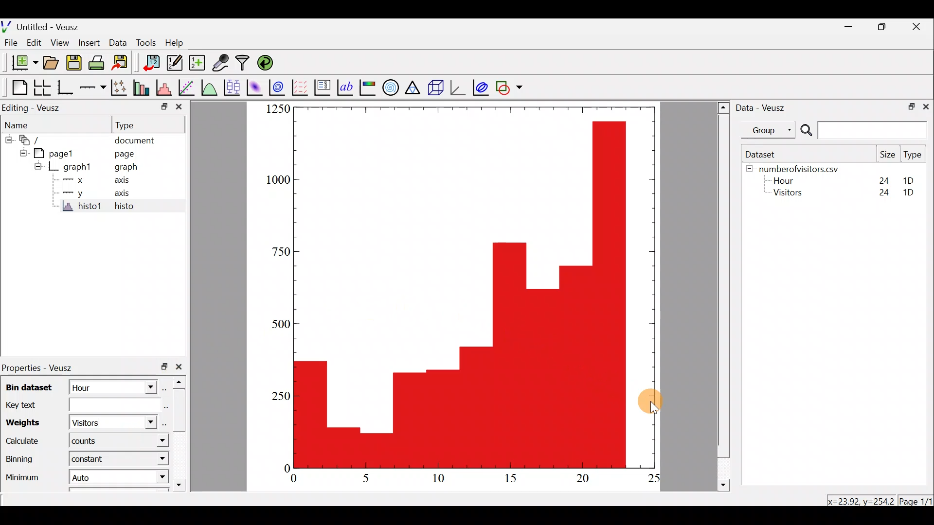 The image size is (934, 525). What do you see at coordinates (23, 442) in the screenshot?
I see `Calculate` at bounding box center [23, 442].